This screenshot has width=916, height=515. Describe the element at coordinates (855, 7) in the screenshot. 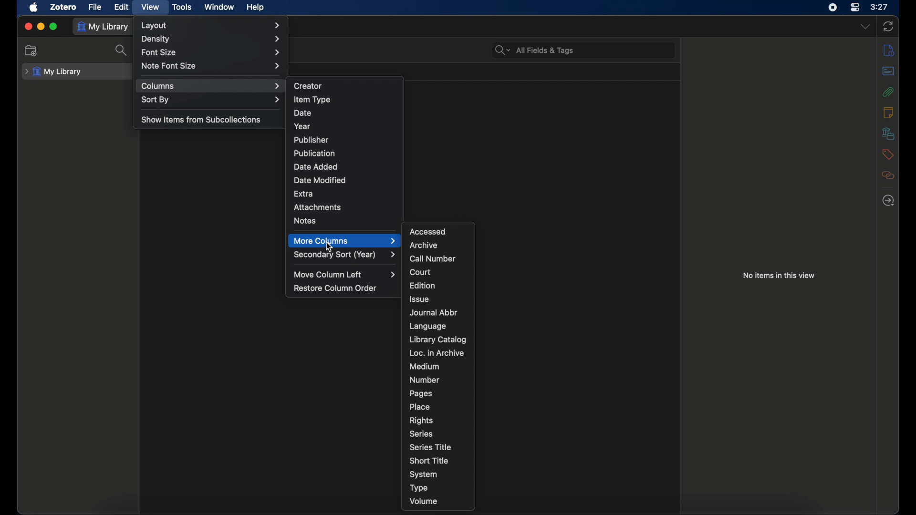

I see `control center` at that location.